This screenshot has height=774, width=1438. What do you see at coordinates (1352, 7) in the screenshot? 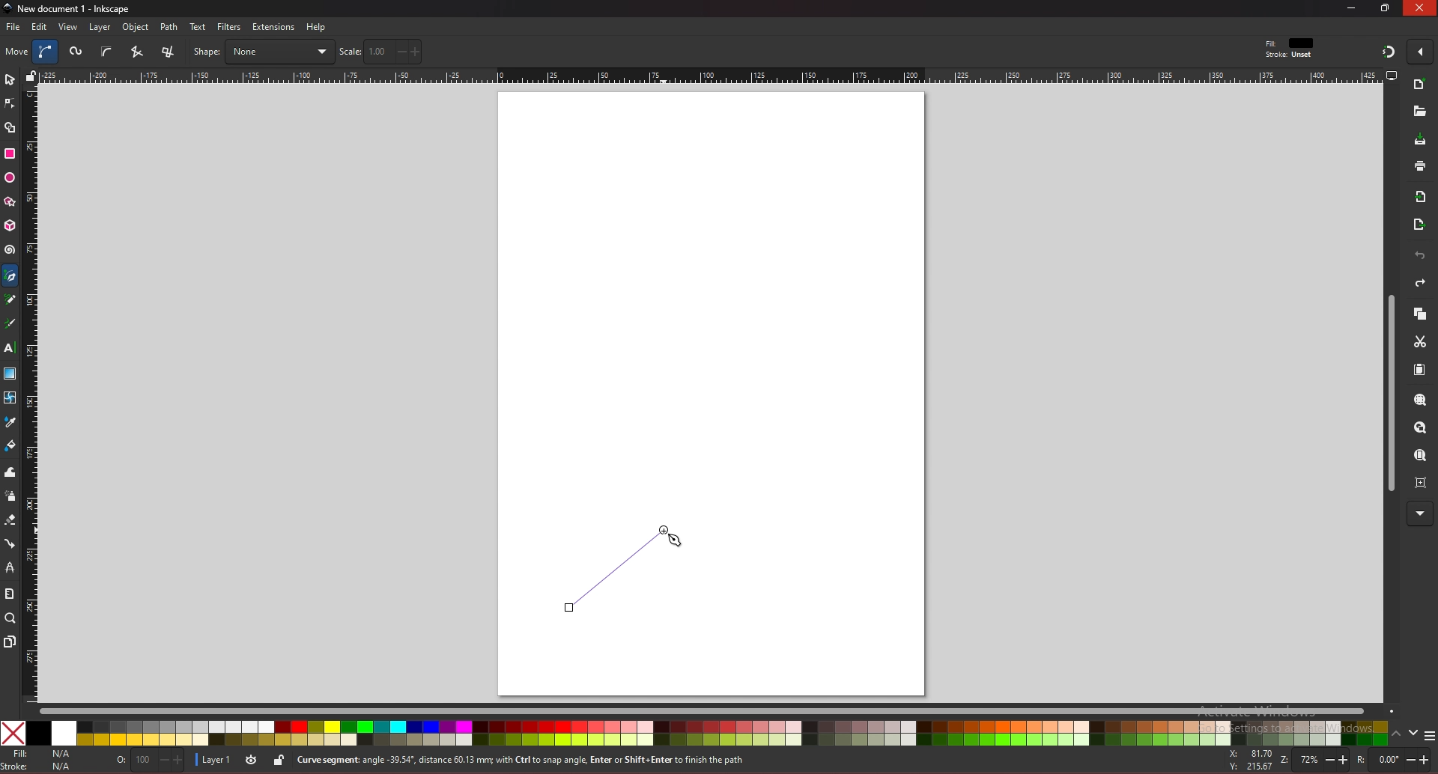
I see `minimize` at bounding box center [1352, 7].